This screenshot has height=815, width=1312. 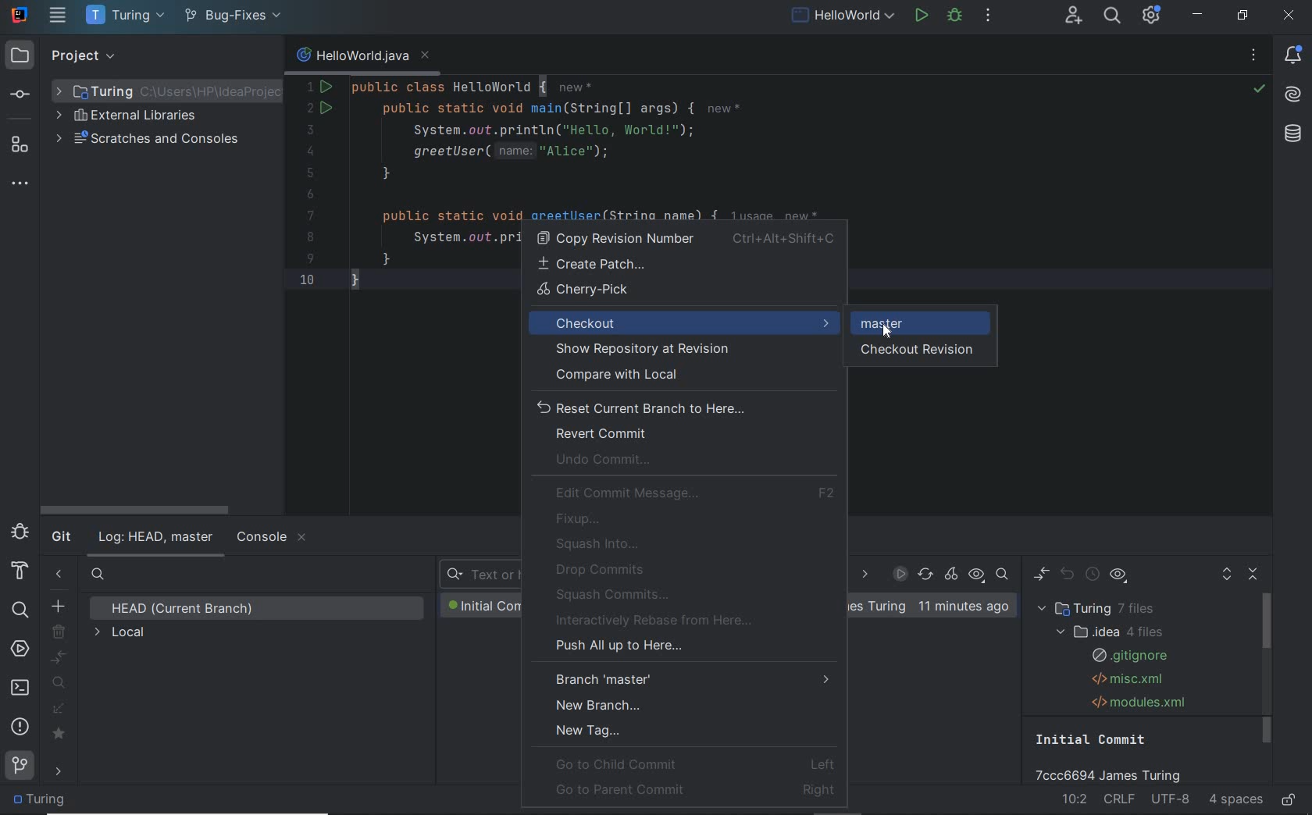 I want to click on expand all, so click(x=1226, y=577).